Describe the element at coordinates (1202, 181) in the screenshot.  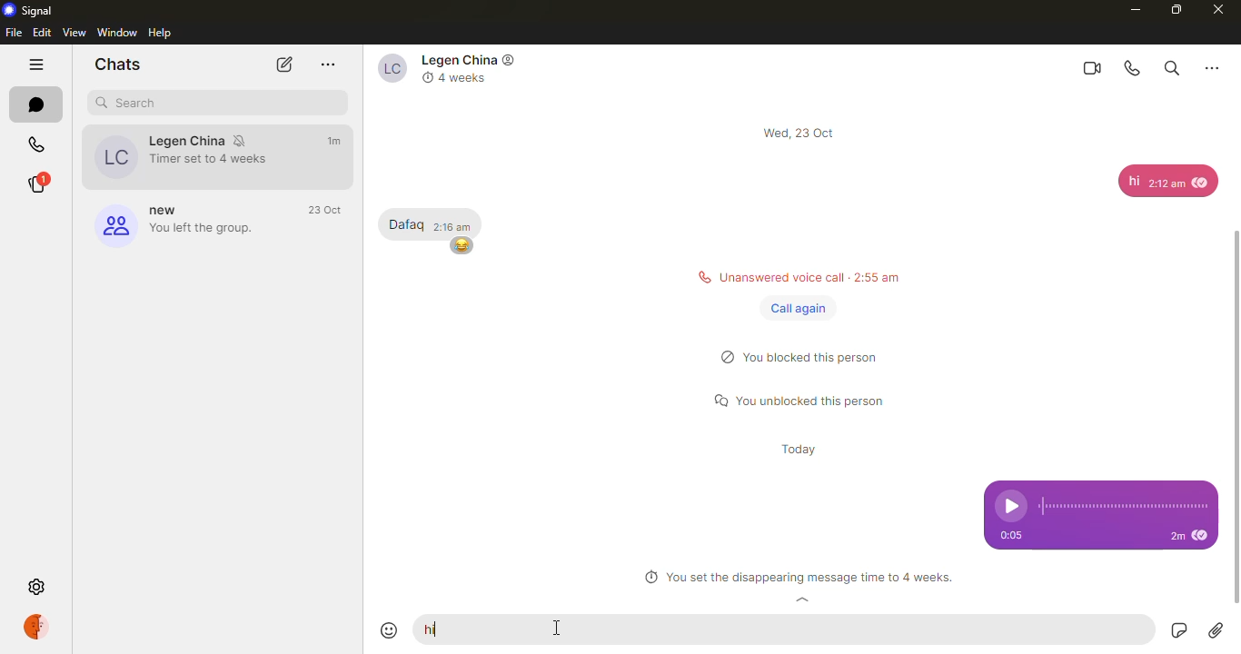
I see `seen` at that location.